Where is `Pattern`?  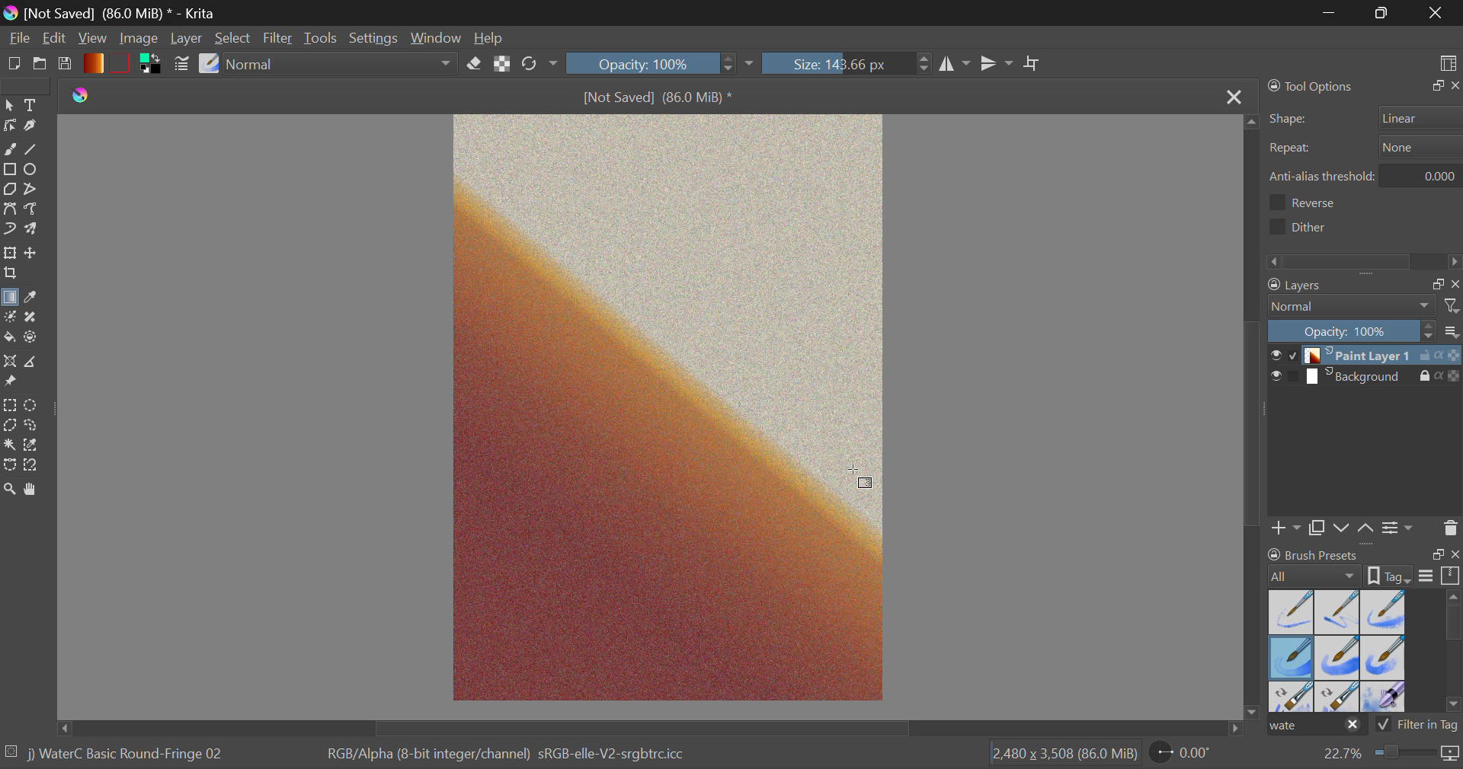 Pattern is located at coordinates (122, 62).